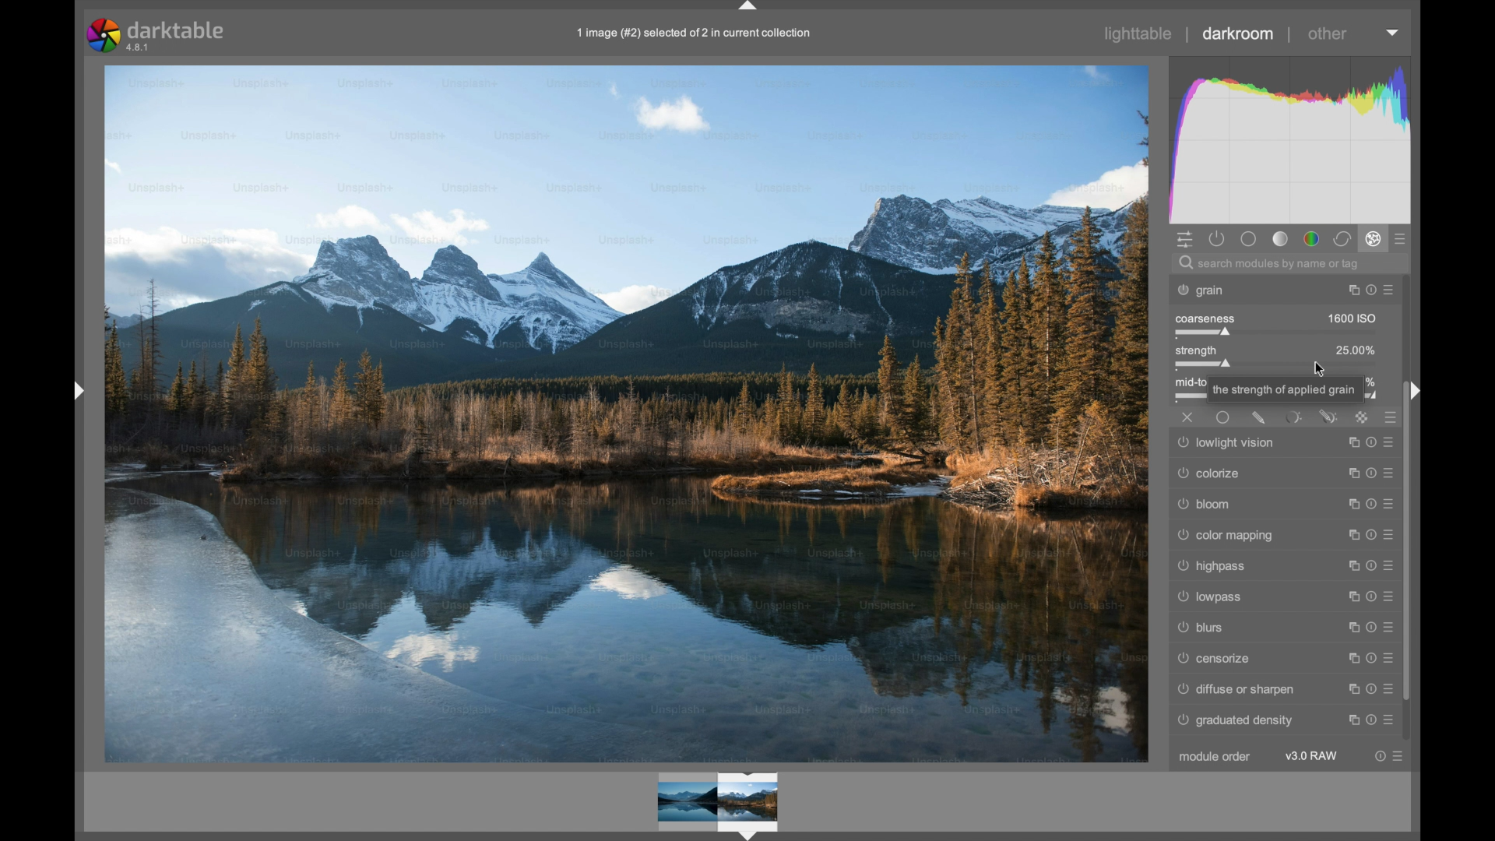 The height and width of the screenshot is (841, 1495). Describe the element at coordinates (1223, 417) in the screenshot. I see `uniformly` at that location.